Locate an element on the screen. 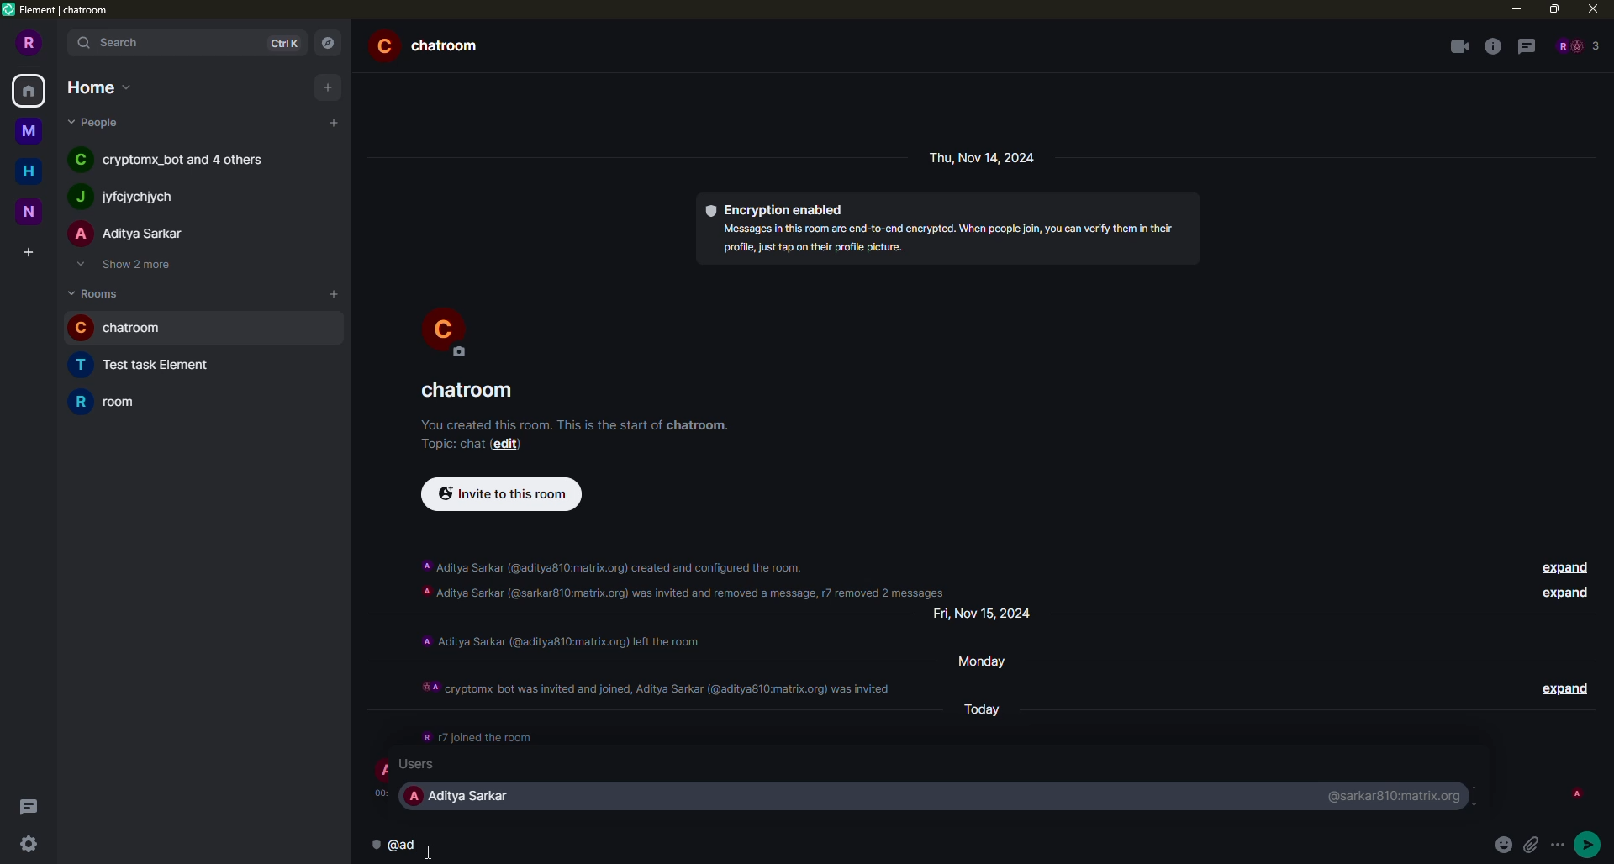  home is located at coordinates (29, 171).